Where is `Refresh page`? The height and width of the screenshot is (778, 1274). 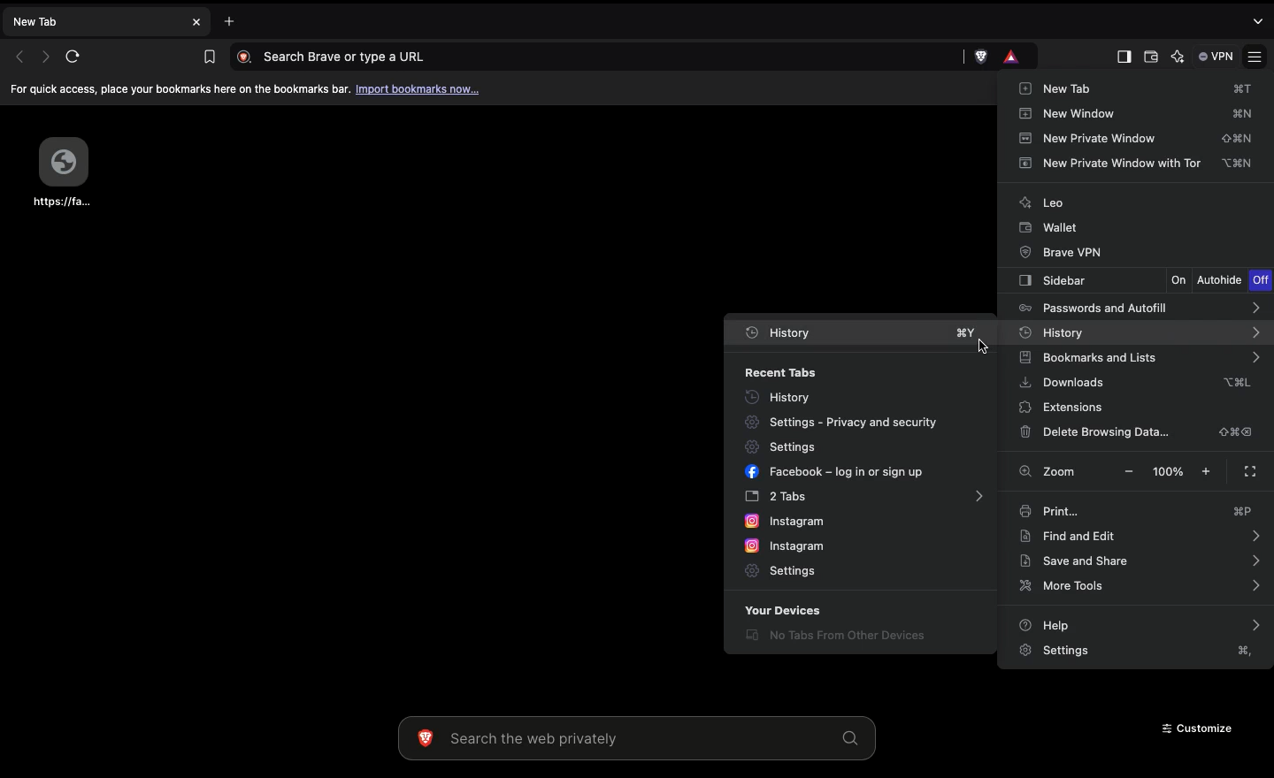
Refresh page is located at coordinates (73, 56).